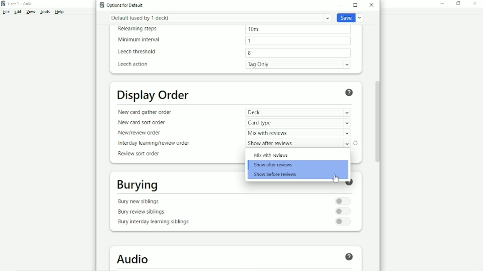 The width and height of the screenshot is (483, 271). What do you see at coordinates (271, 155) in the screenshot?
I see `Mix with reviews` at bounding box center [271, 155].